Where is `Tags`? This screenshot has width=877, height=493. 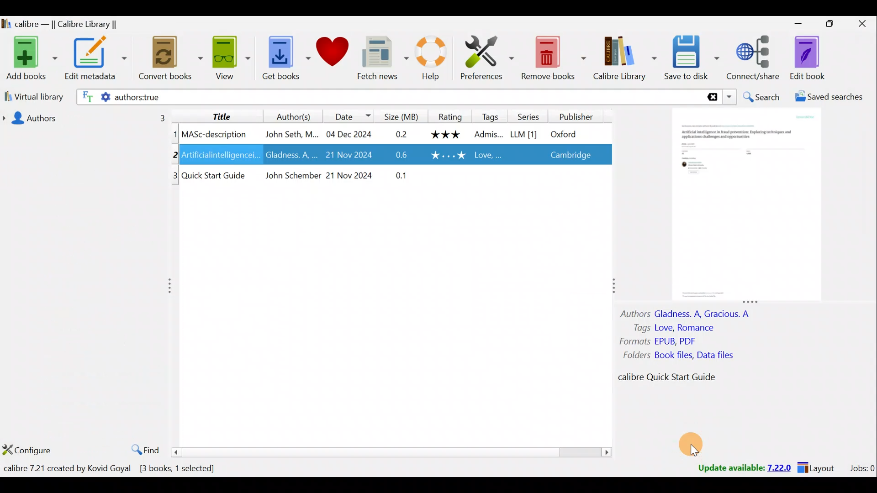
Tags is located at coordinates (491, 115).